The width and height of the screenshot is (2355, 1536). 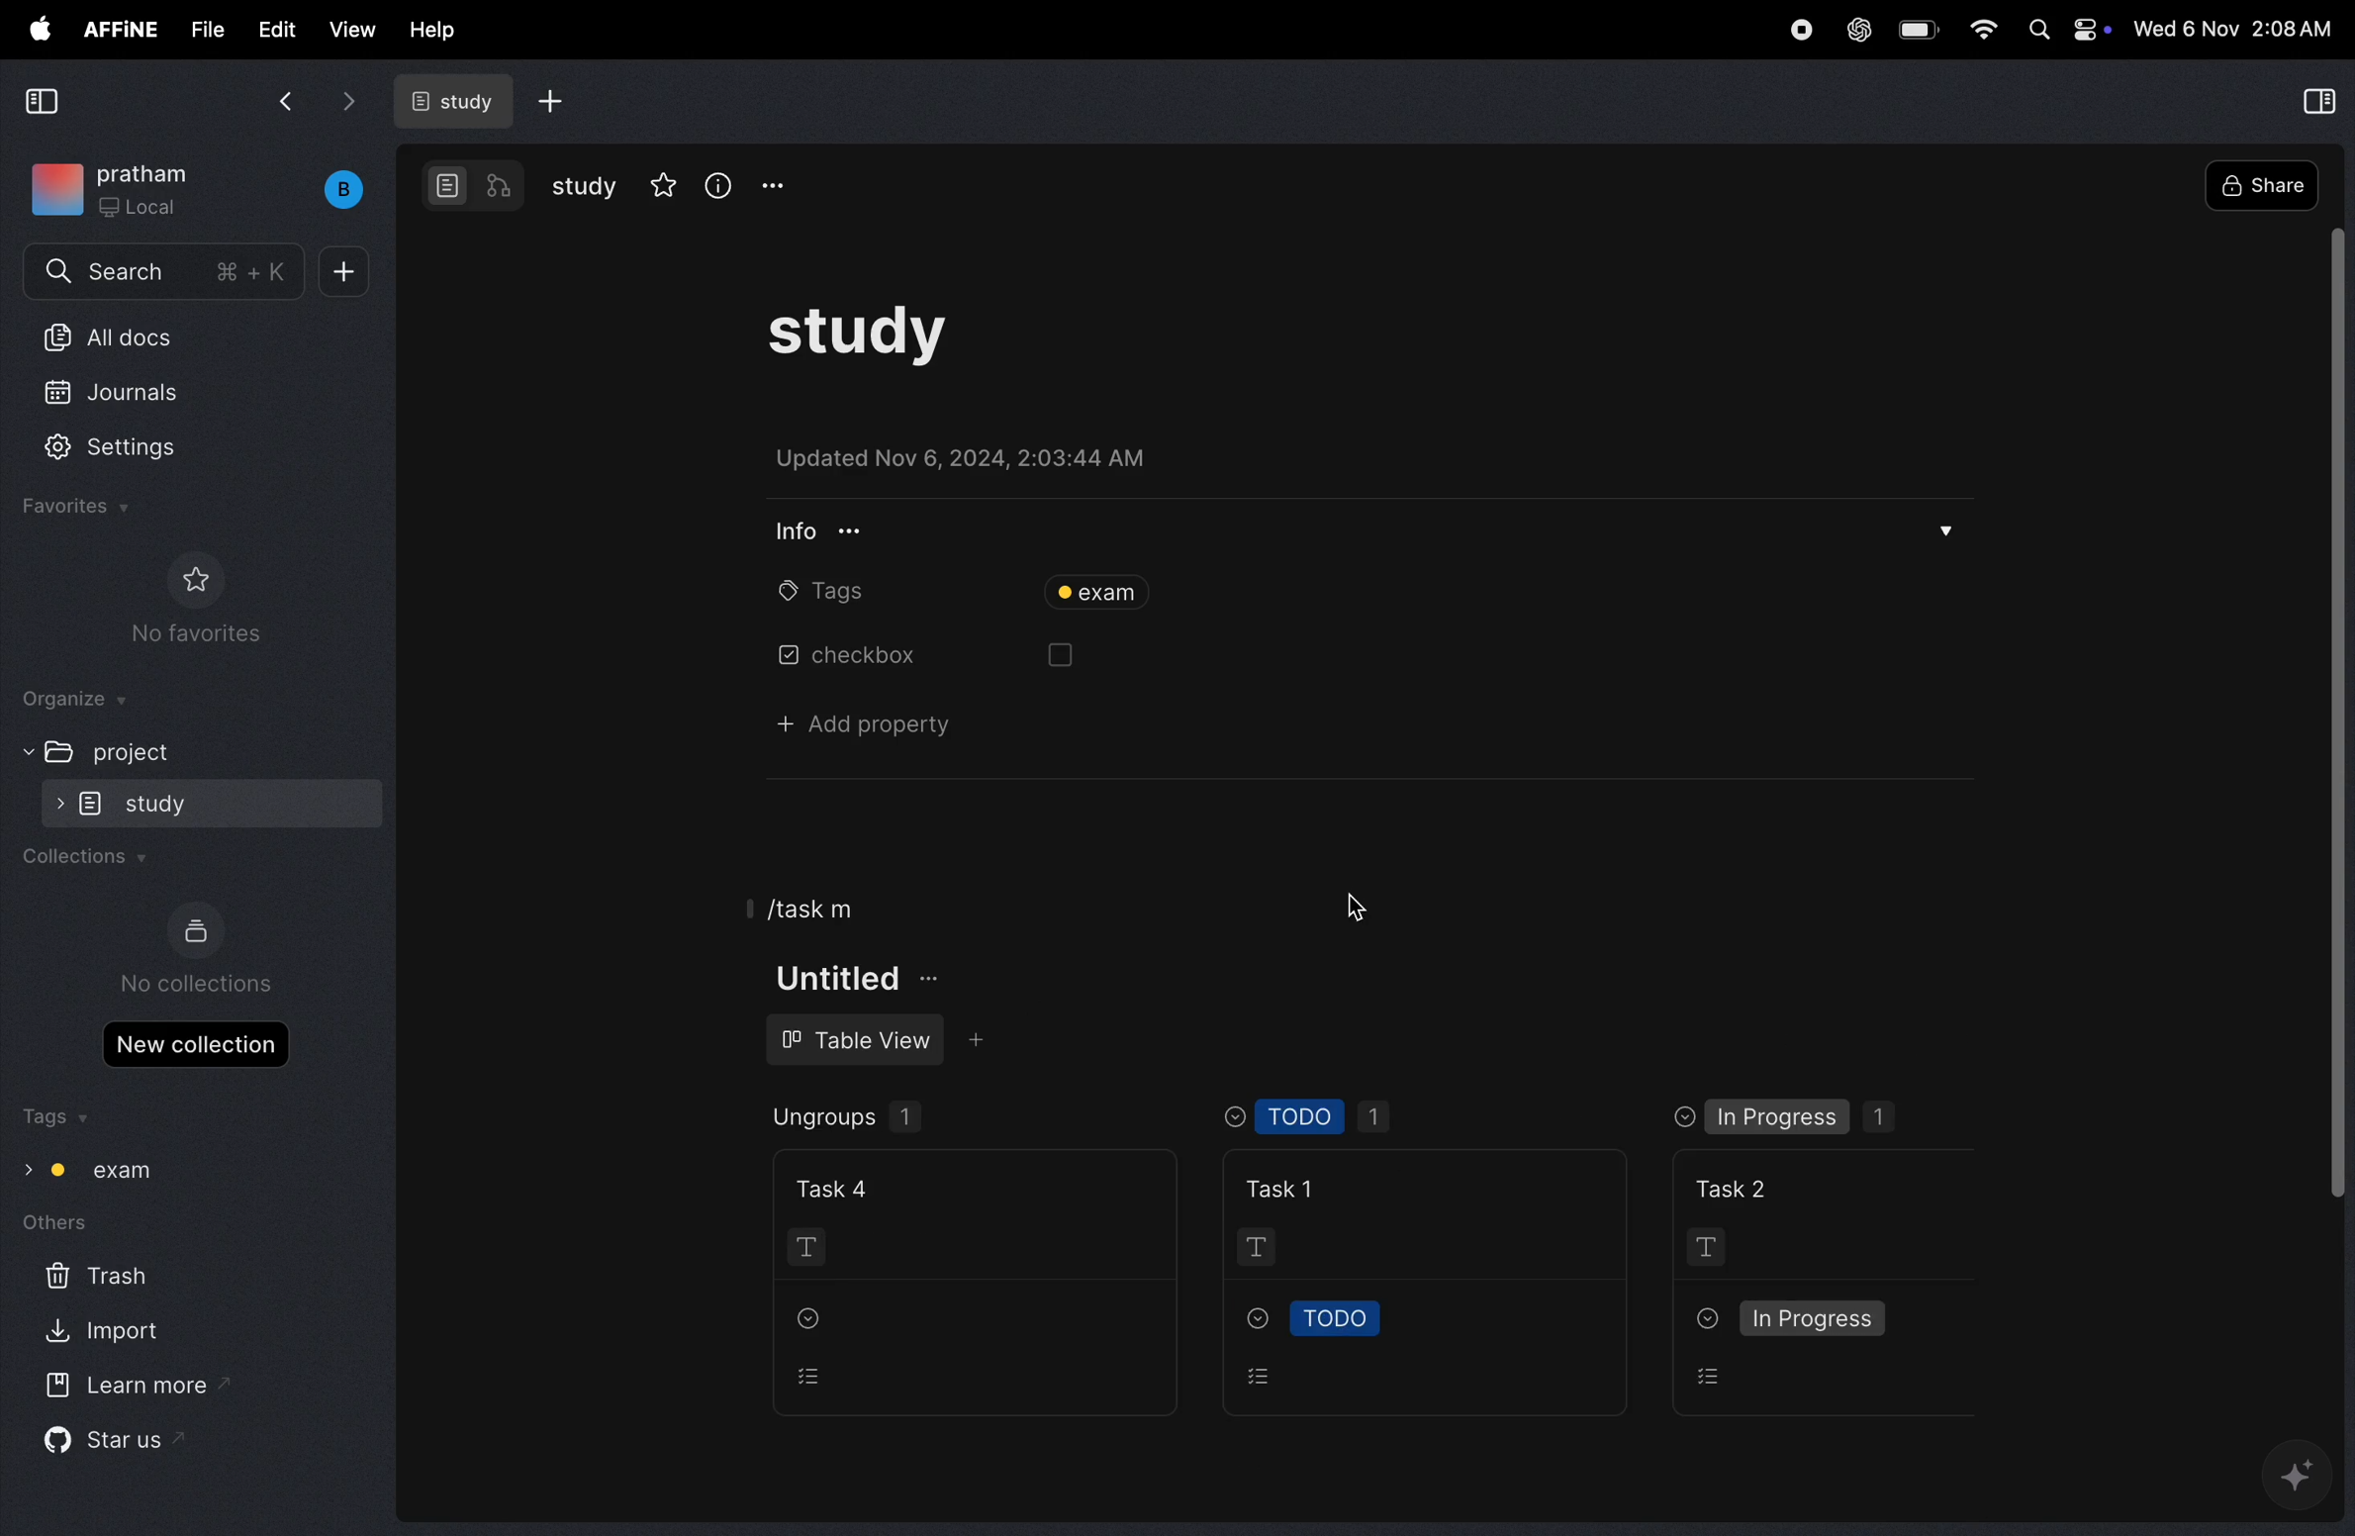 What do you see at coordinates (784, 186) in the screenshot?
I see `options` at bounding box center [784, 186].